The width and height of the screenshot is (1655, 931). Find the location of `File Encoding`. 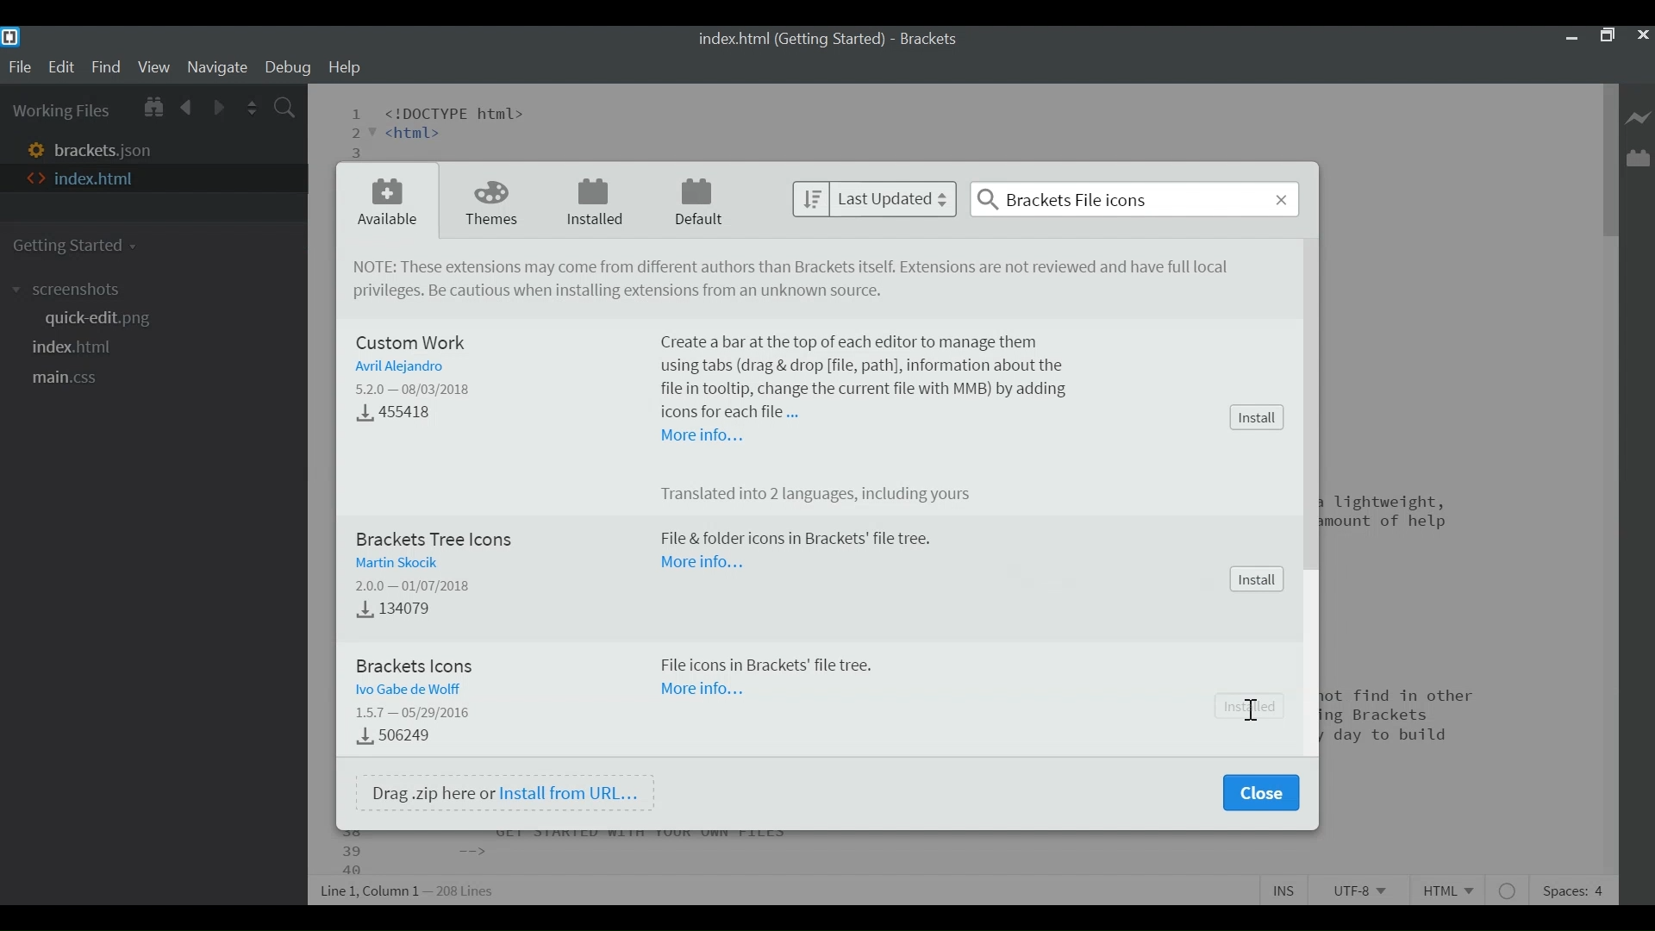

File Encoding is located at coordinates (1356, 890).